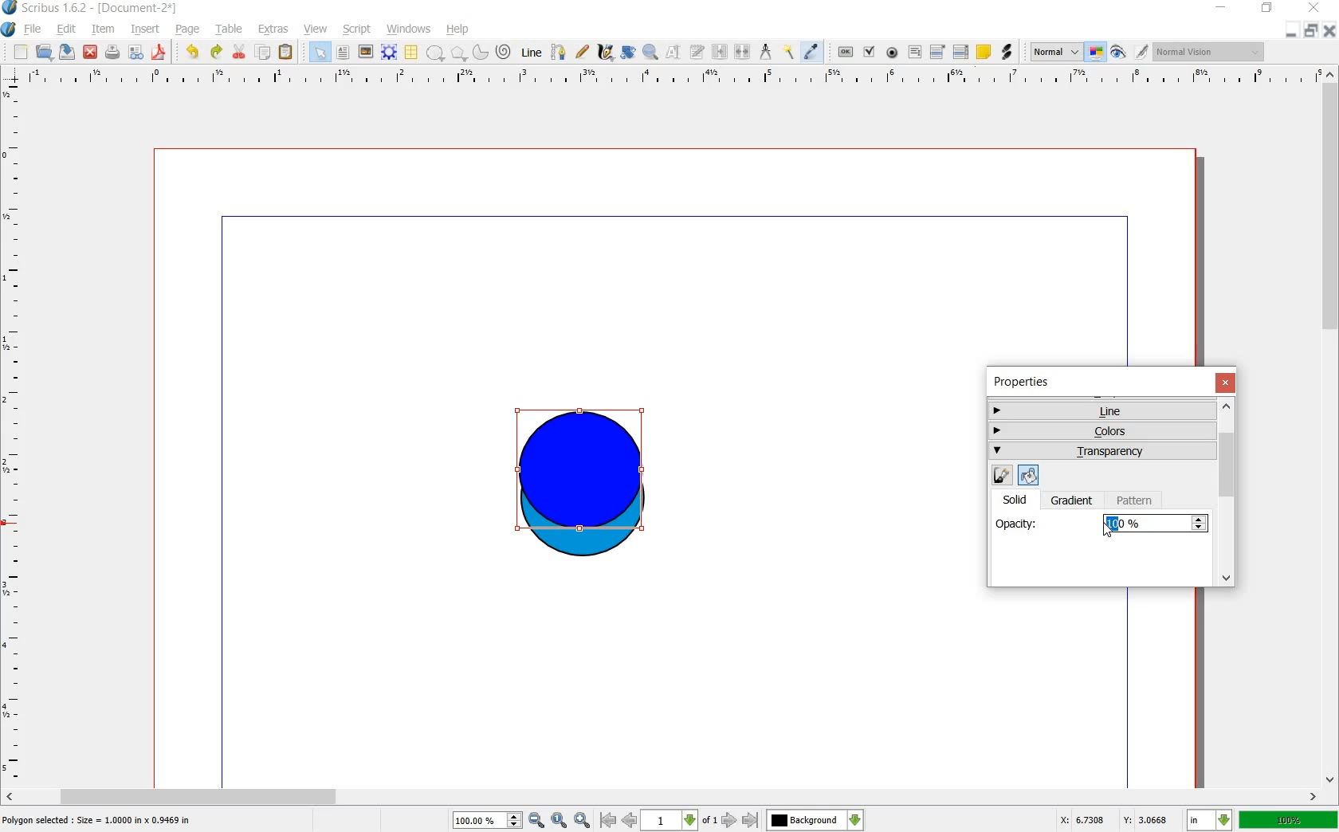 The width and height of the screenshot is (1339, 832). Describe the element at coordinates (1017, 522) in the screenshot. I see `opacity` at that location.